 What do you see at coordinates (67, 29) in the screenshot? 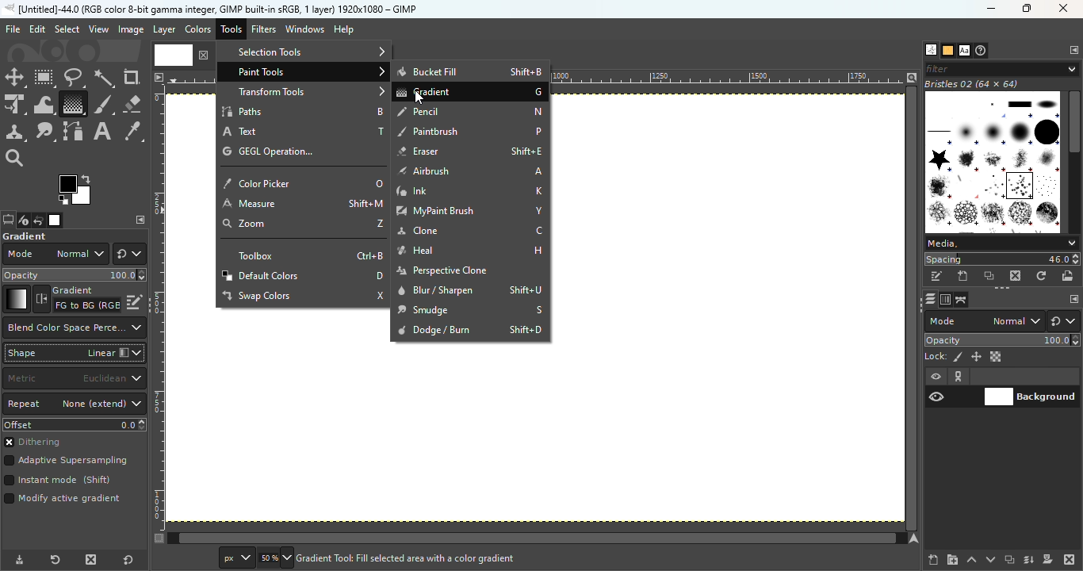
I see `Select` at bounding box center [67, 29].